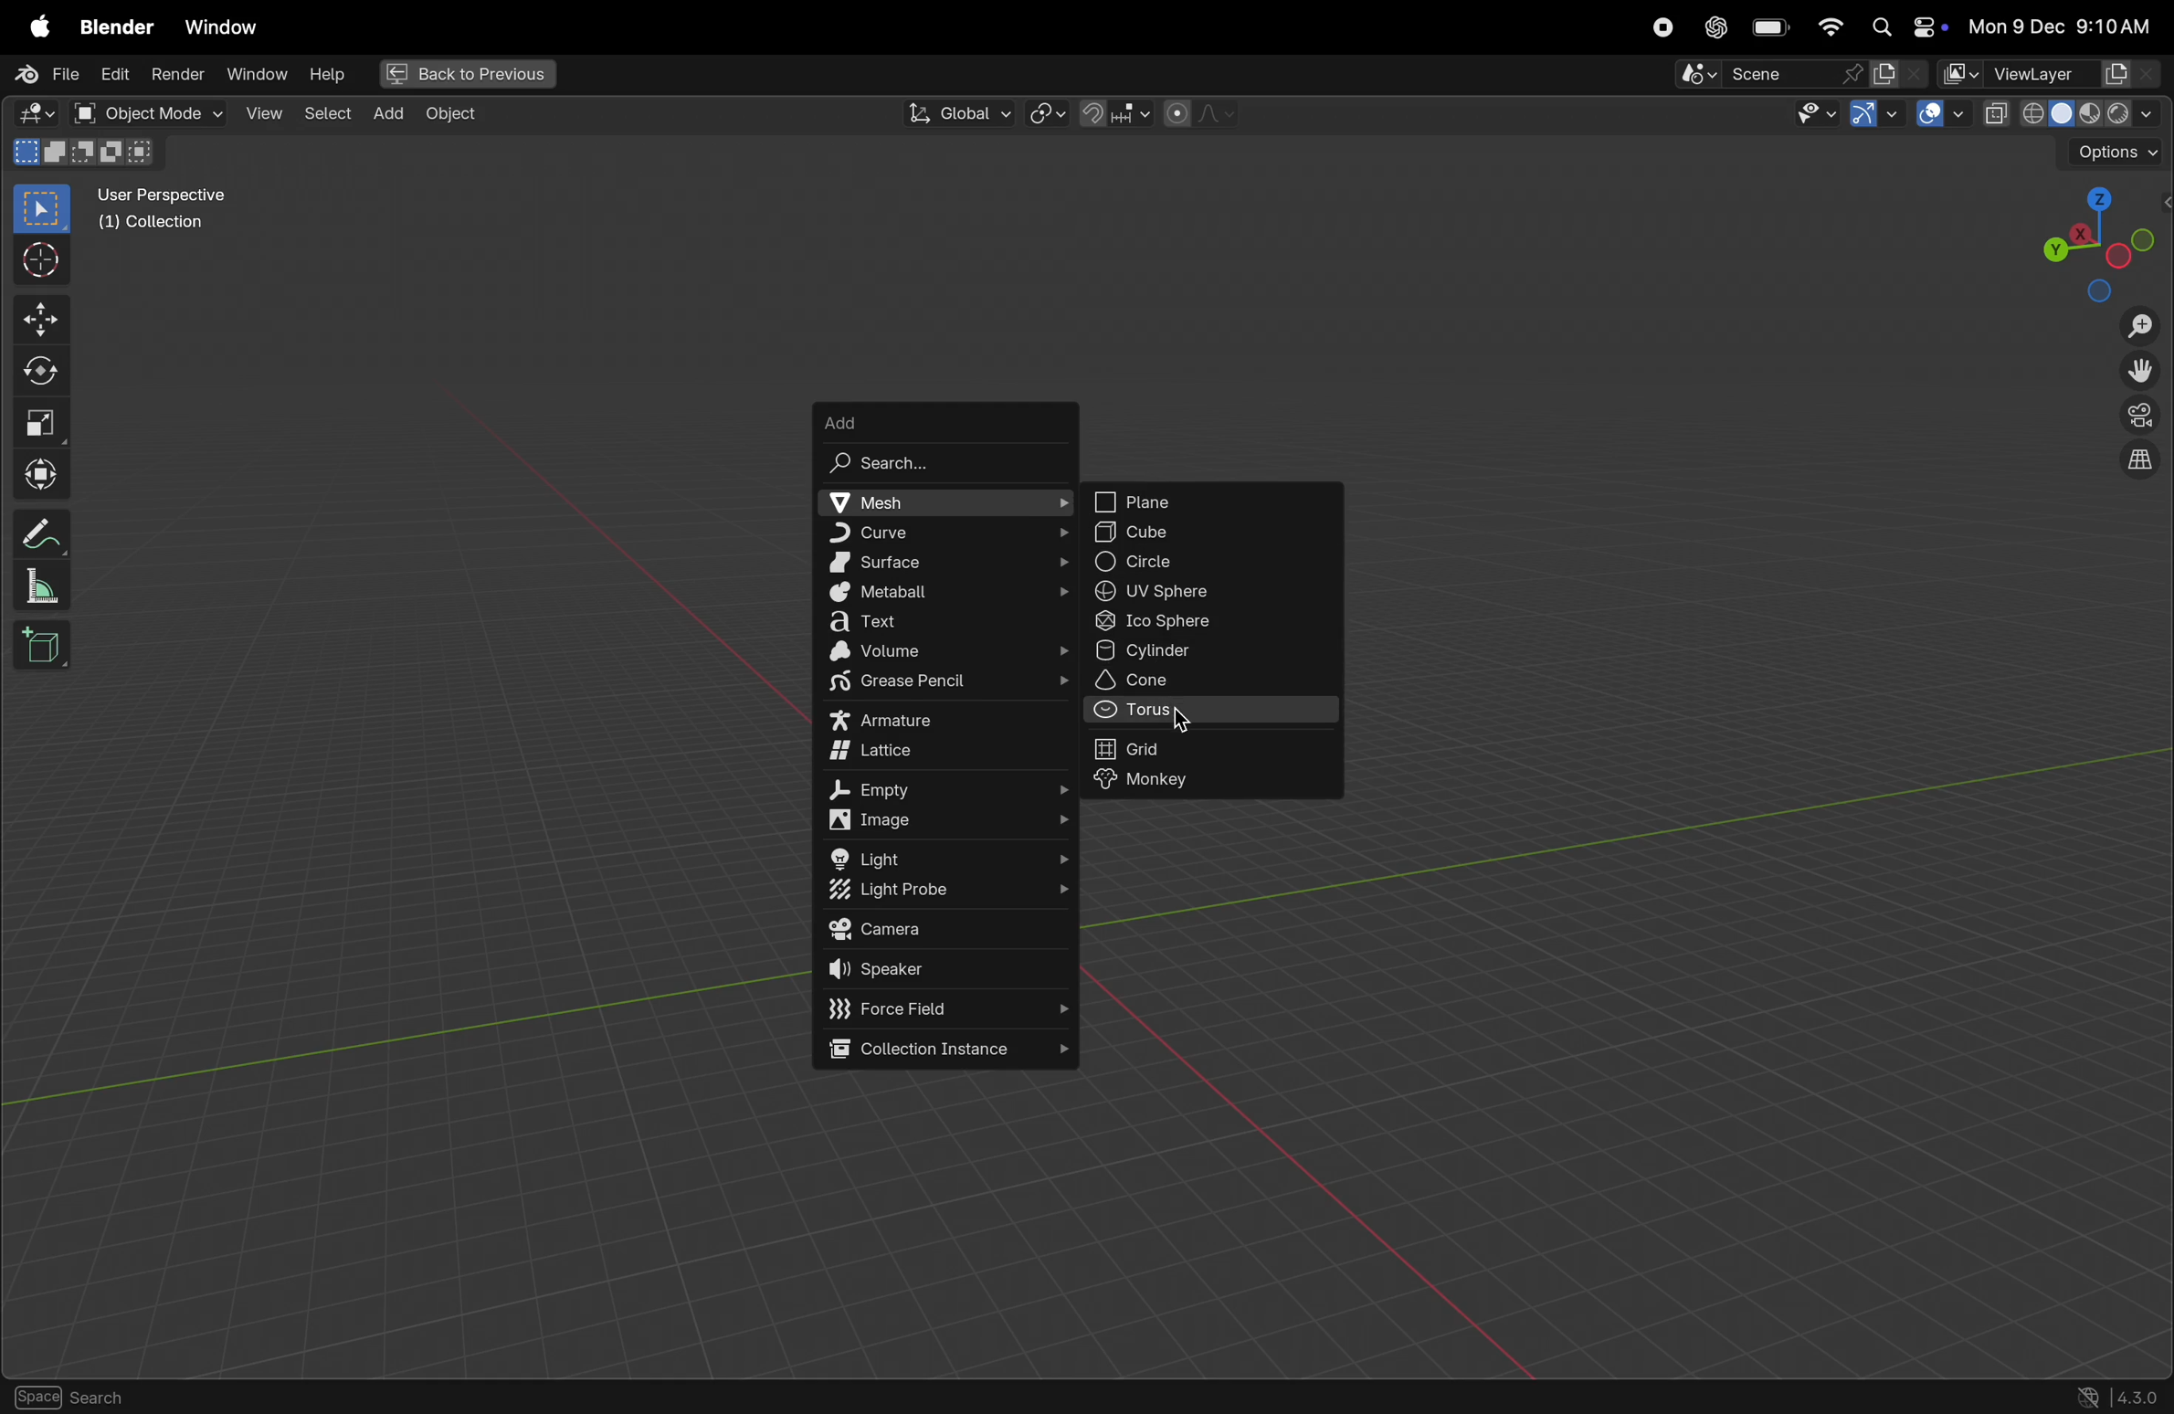 The width and height of the screenshot is (2174, 1414). I want to click on light probe, so click(942, 892).